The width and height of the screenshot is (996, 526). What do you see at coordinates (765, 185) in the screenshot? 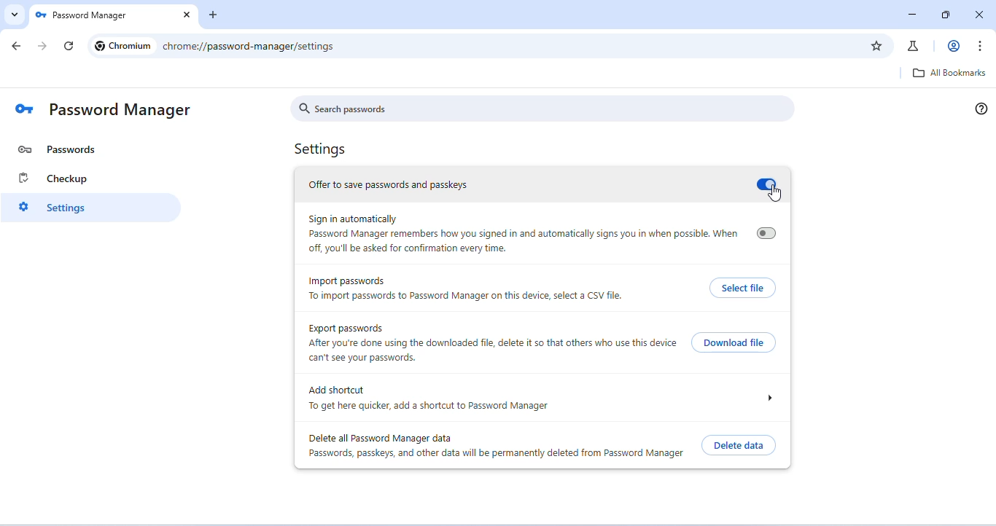
I see `turn on/ off save password` at bounding box center [765, 185].